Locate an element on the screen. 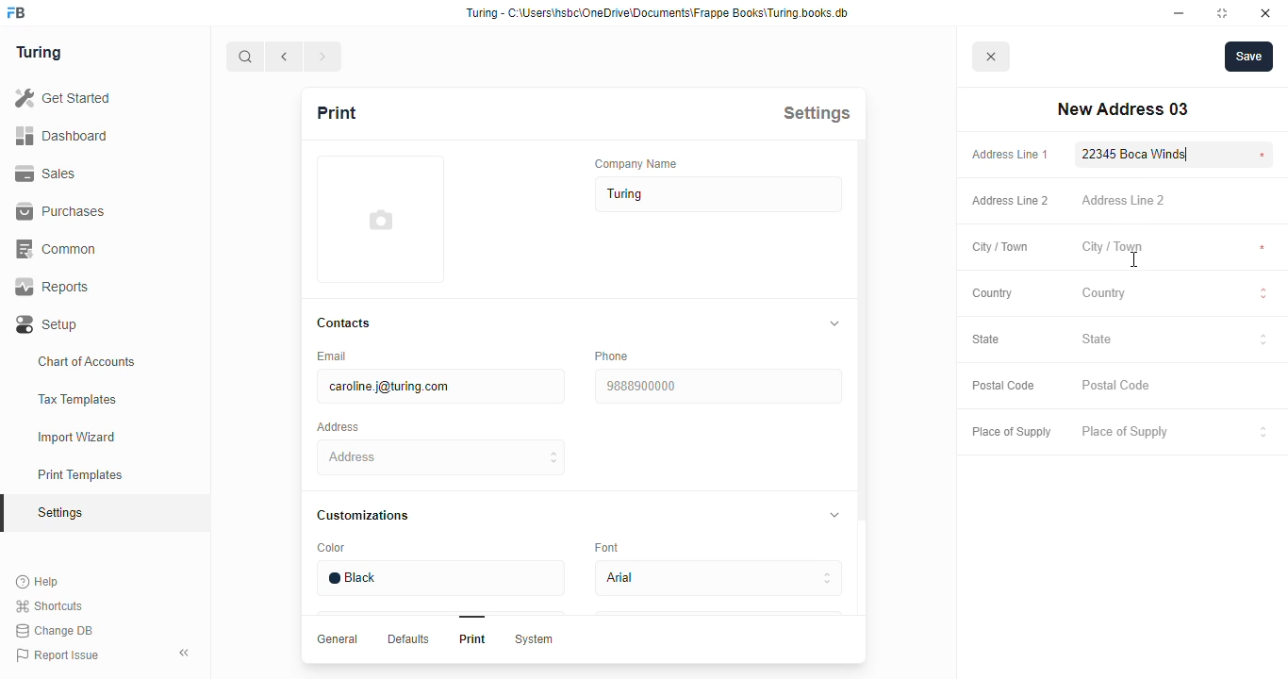 This screenshot has height=679, width=1288. import wizard is located at coordinates (77, 438).